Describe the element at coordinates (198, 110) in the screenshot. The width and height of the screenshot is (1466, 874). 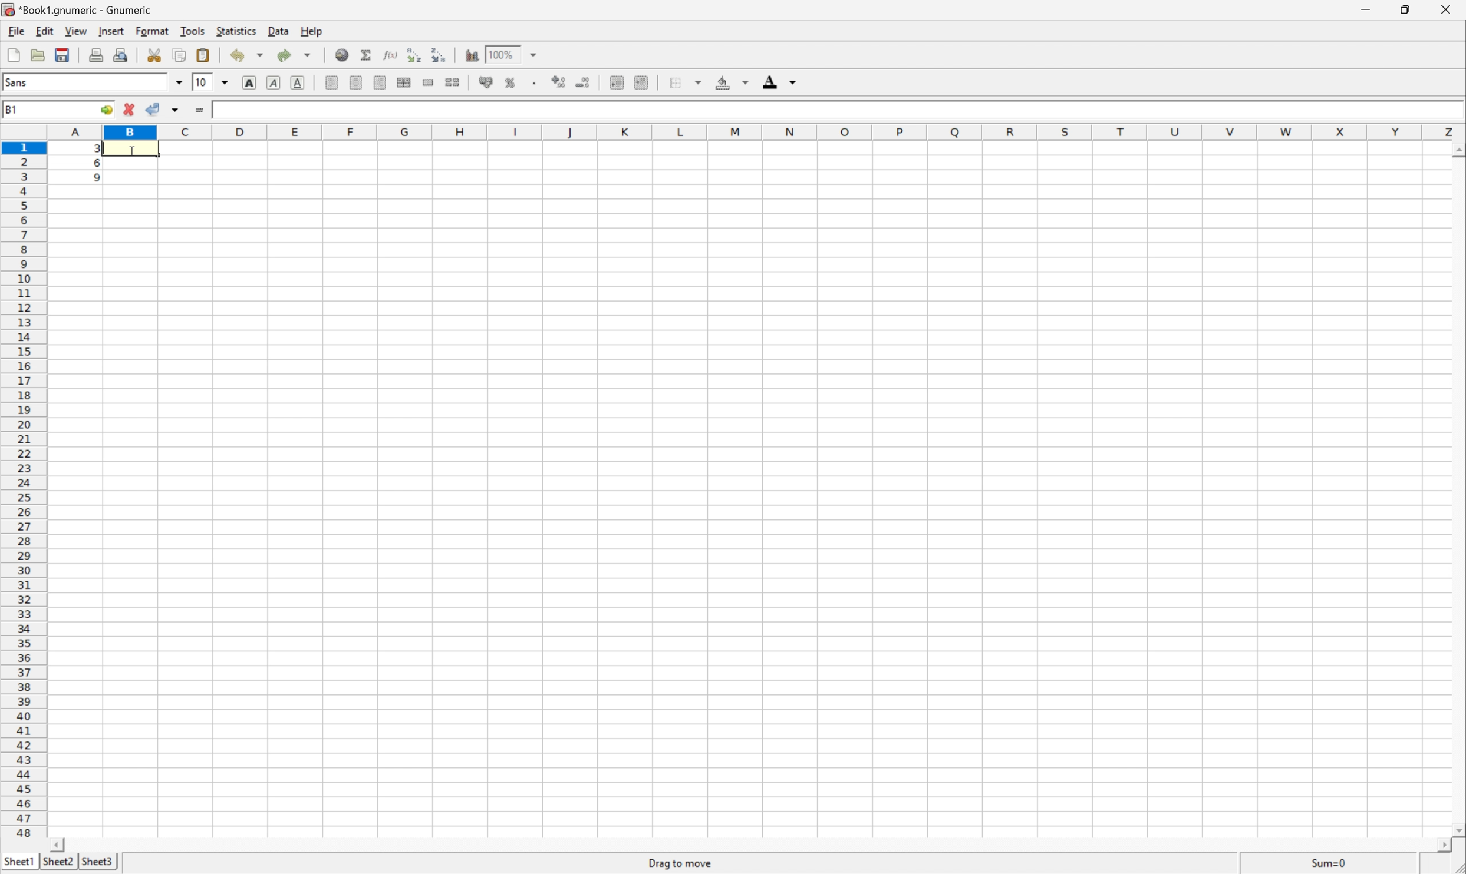
I see `Enter formula` at that location.